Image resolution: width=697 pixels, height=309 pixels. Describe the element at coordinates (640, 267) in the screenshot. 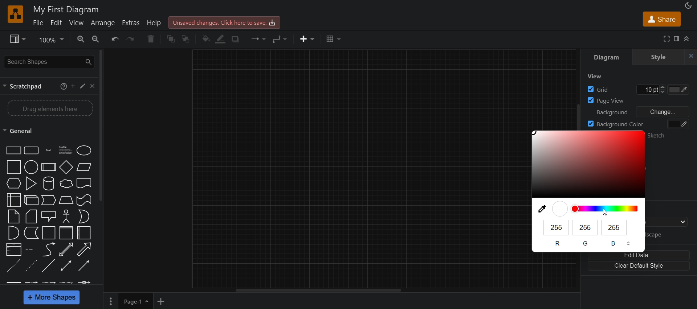

I see `clear default style` at that location.